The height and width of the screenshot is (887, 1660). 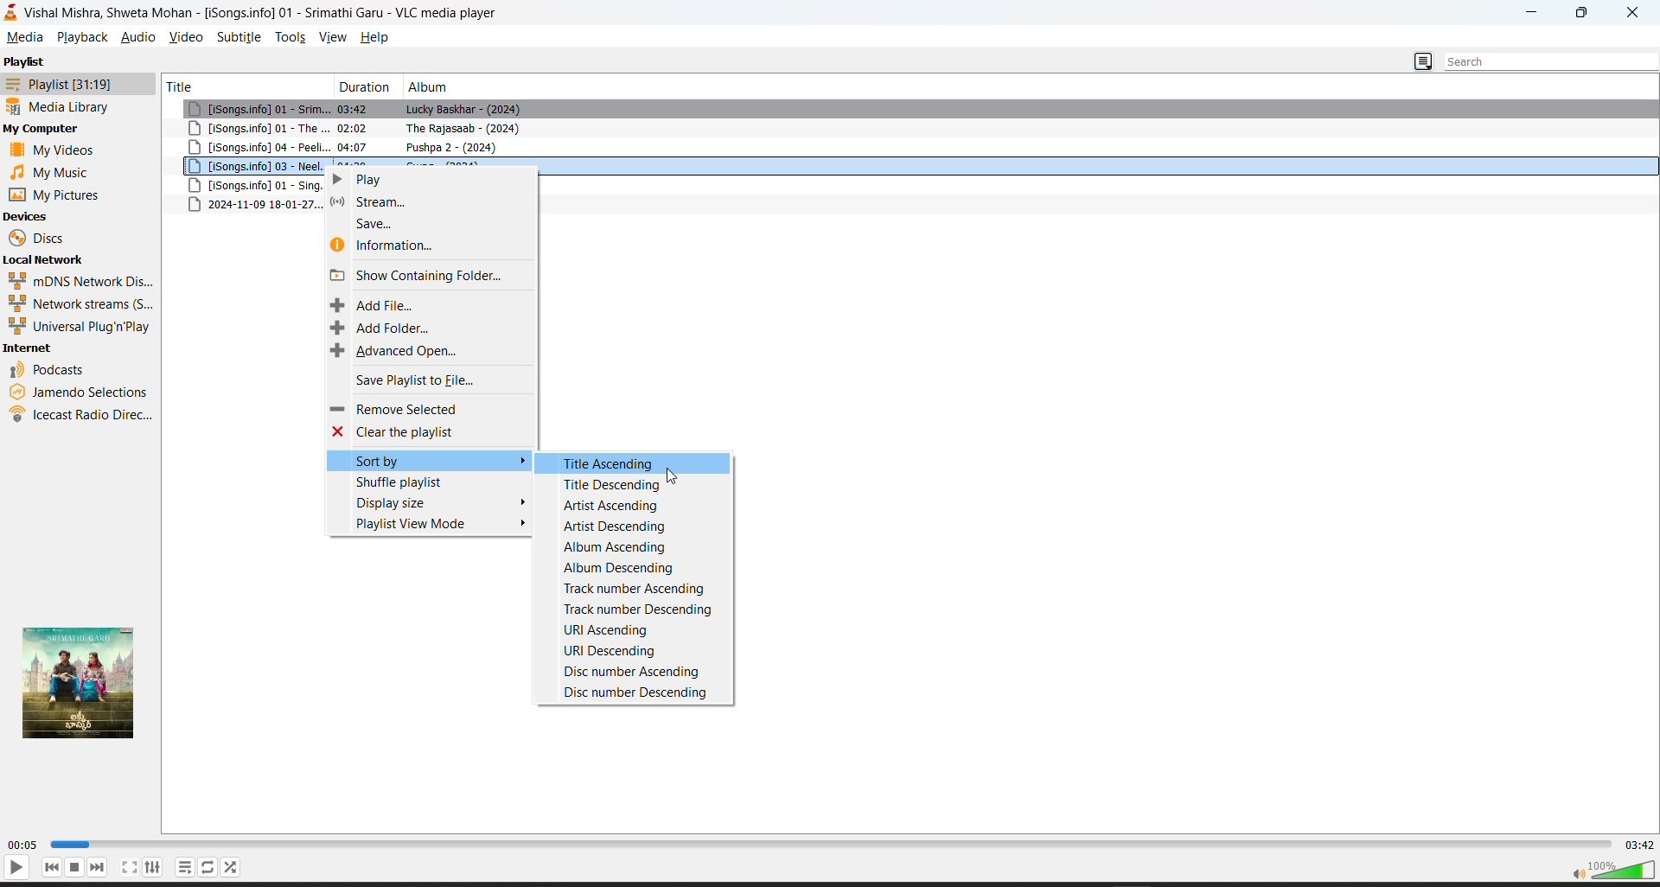 I want to click on track number ascending, so click(x=632, y=590).